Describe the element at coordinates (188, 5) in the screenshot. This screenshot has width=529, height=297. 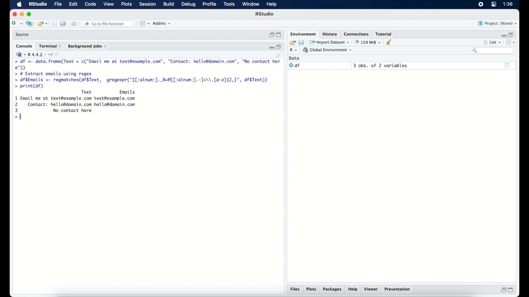
I see `debug` at that location.